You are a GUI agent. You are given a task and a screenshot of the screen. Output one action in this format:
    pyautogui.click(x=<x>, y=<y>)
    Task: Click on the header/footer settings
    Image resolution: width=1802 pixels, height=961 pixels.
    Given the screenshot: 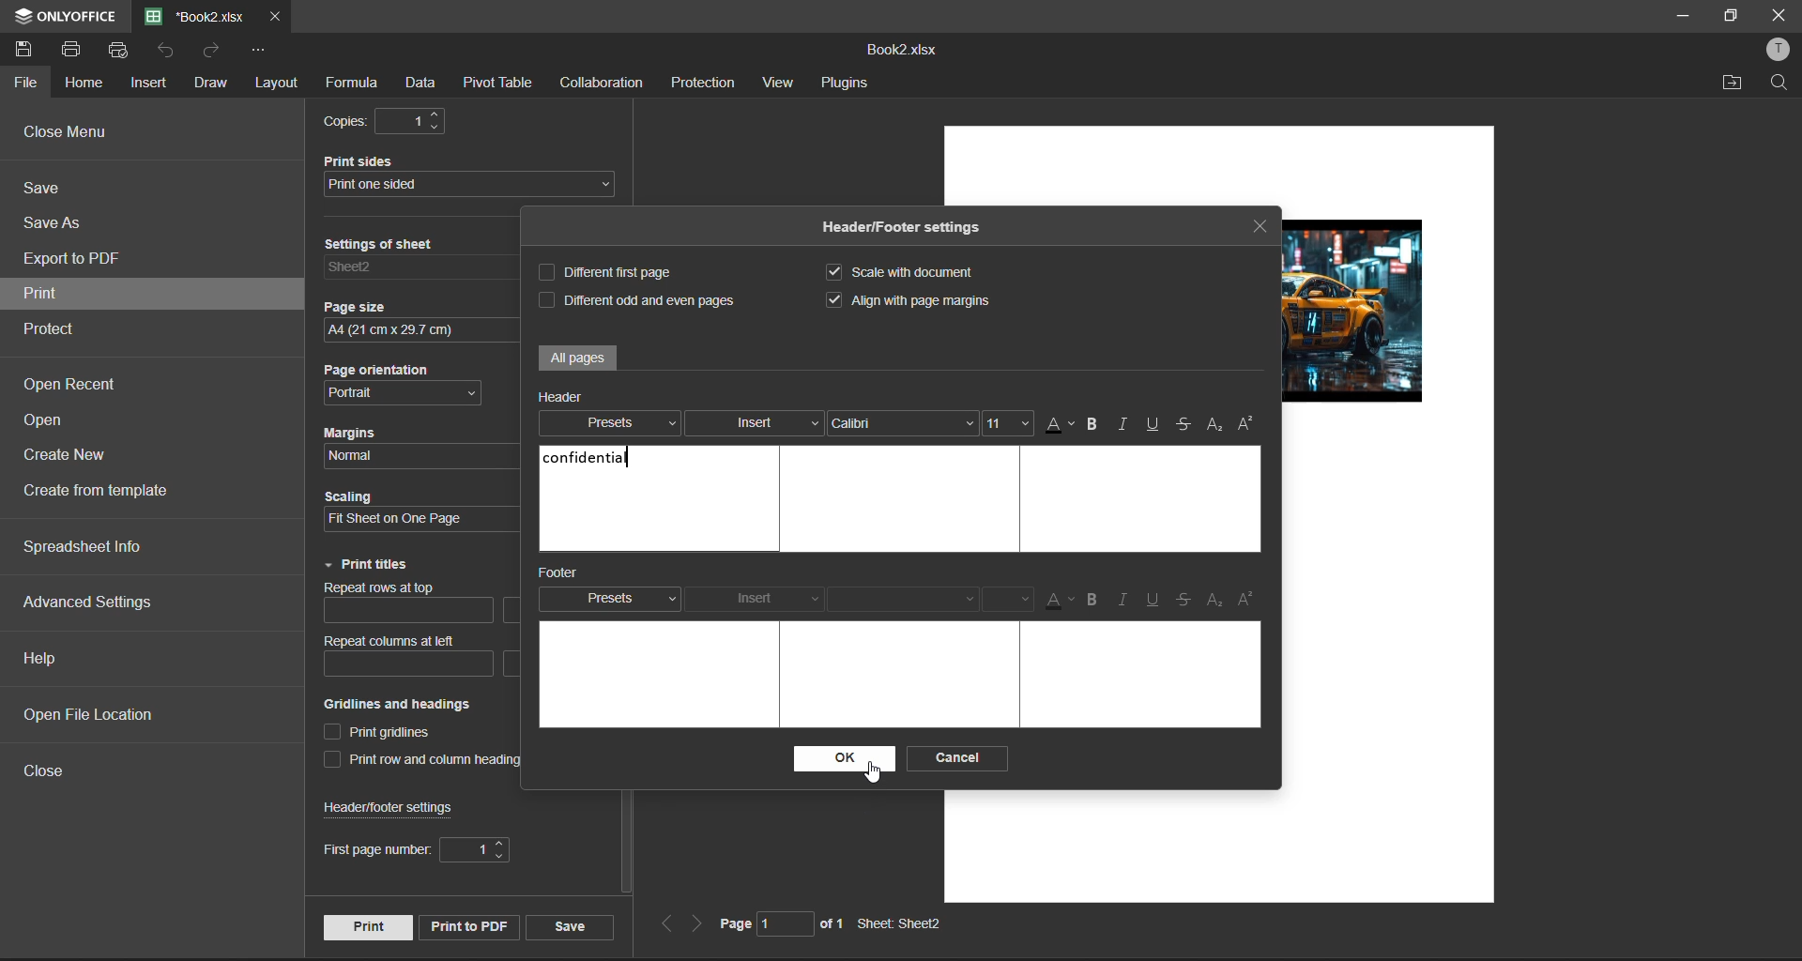 What is the action you would take?
    pyautogui.click(x=907, y=229)
    